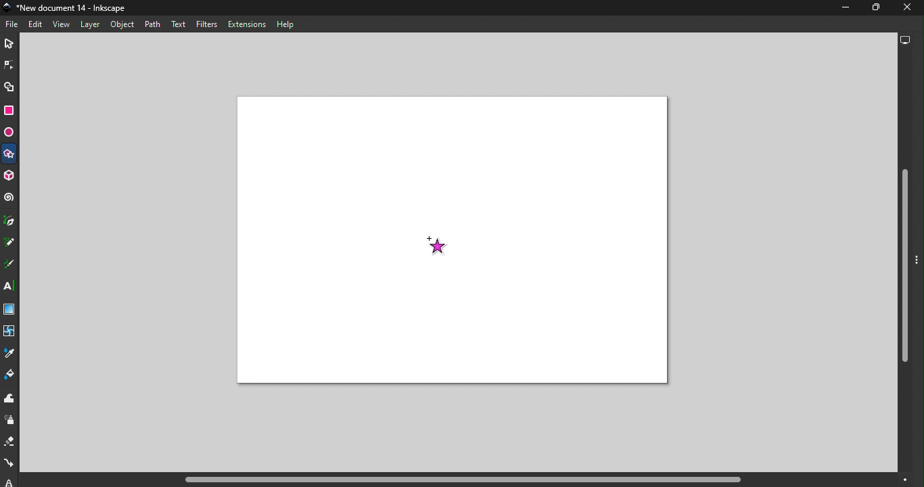  What do you see at coordinates (9, 156) in the screenshot?
I see `Star/Polygon` at bounding box center [9, 156].